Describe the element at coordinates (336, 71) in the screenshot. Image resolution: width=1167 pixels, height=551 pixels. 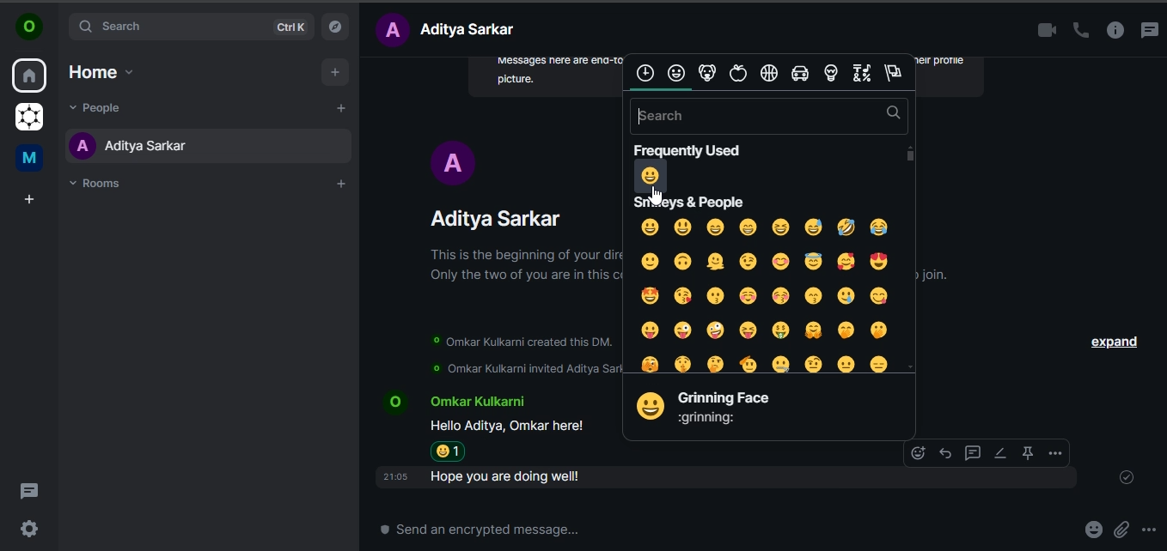
I see `add` at that location.